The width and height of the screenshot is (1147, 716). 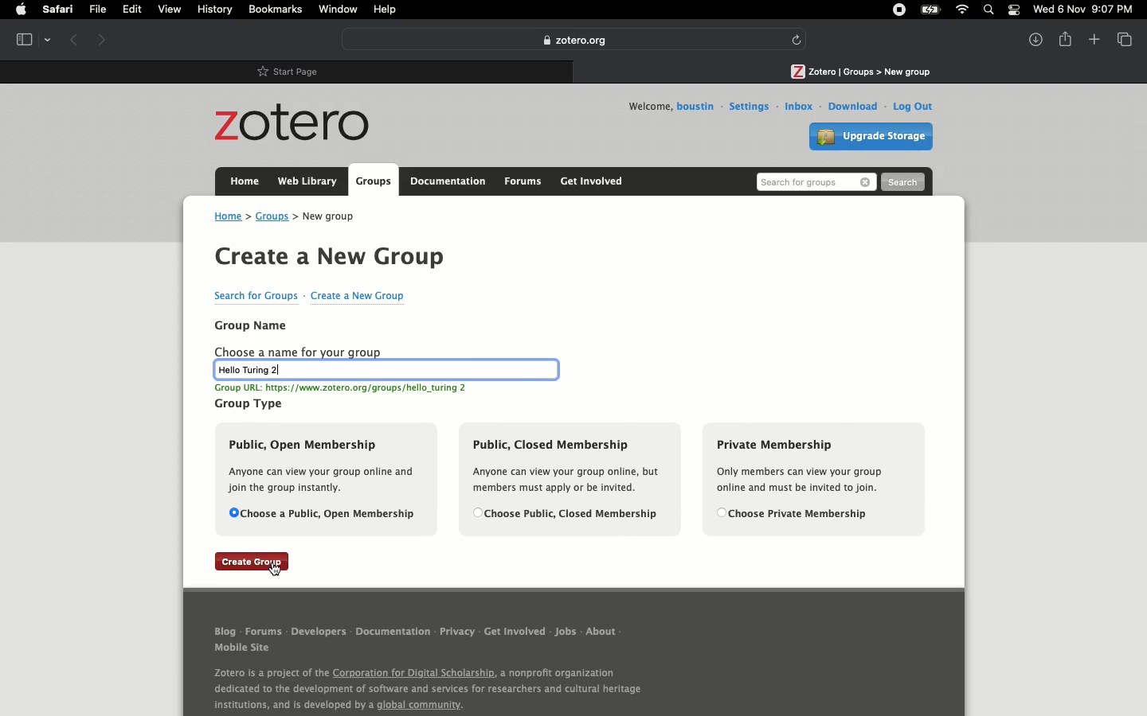 What do you see at coordinates (32, 38) in the screenshot?
I see `Tab view` at bounding box center [32, 38].